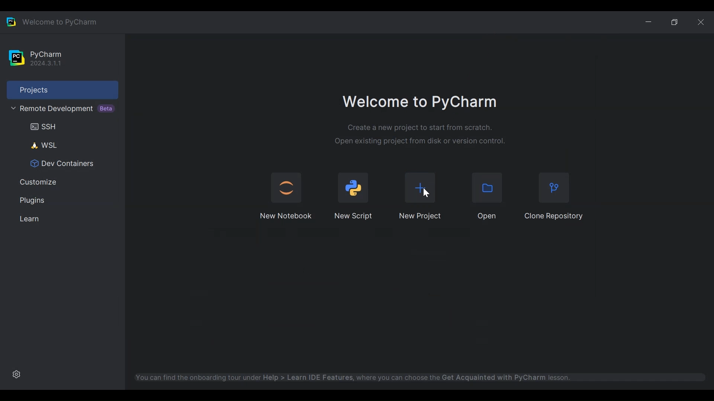 This screenshot has height=401, width=714. What do you see at coordinates (701, 22) in the screenshot?
I see `Close` at bounding box center [701, 22].